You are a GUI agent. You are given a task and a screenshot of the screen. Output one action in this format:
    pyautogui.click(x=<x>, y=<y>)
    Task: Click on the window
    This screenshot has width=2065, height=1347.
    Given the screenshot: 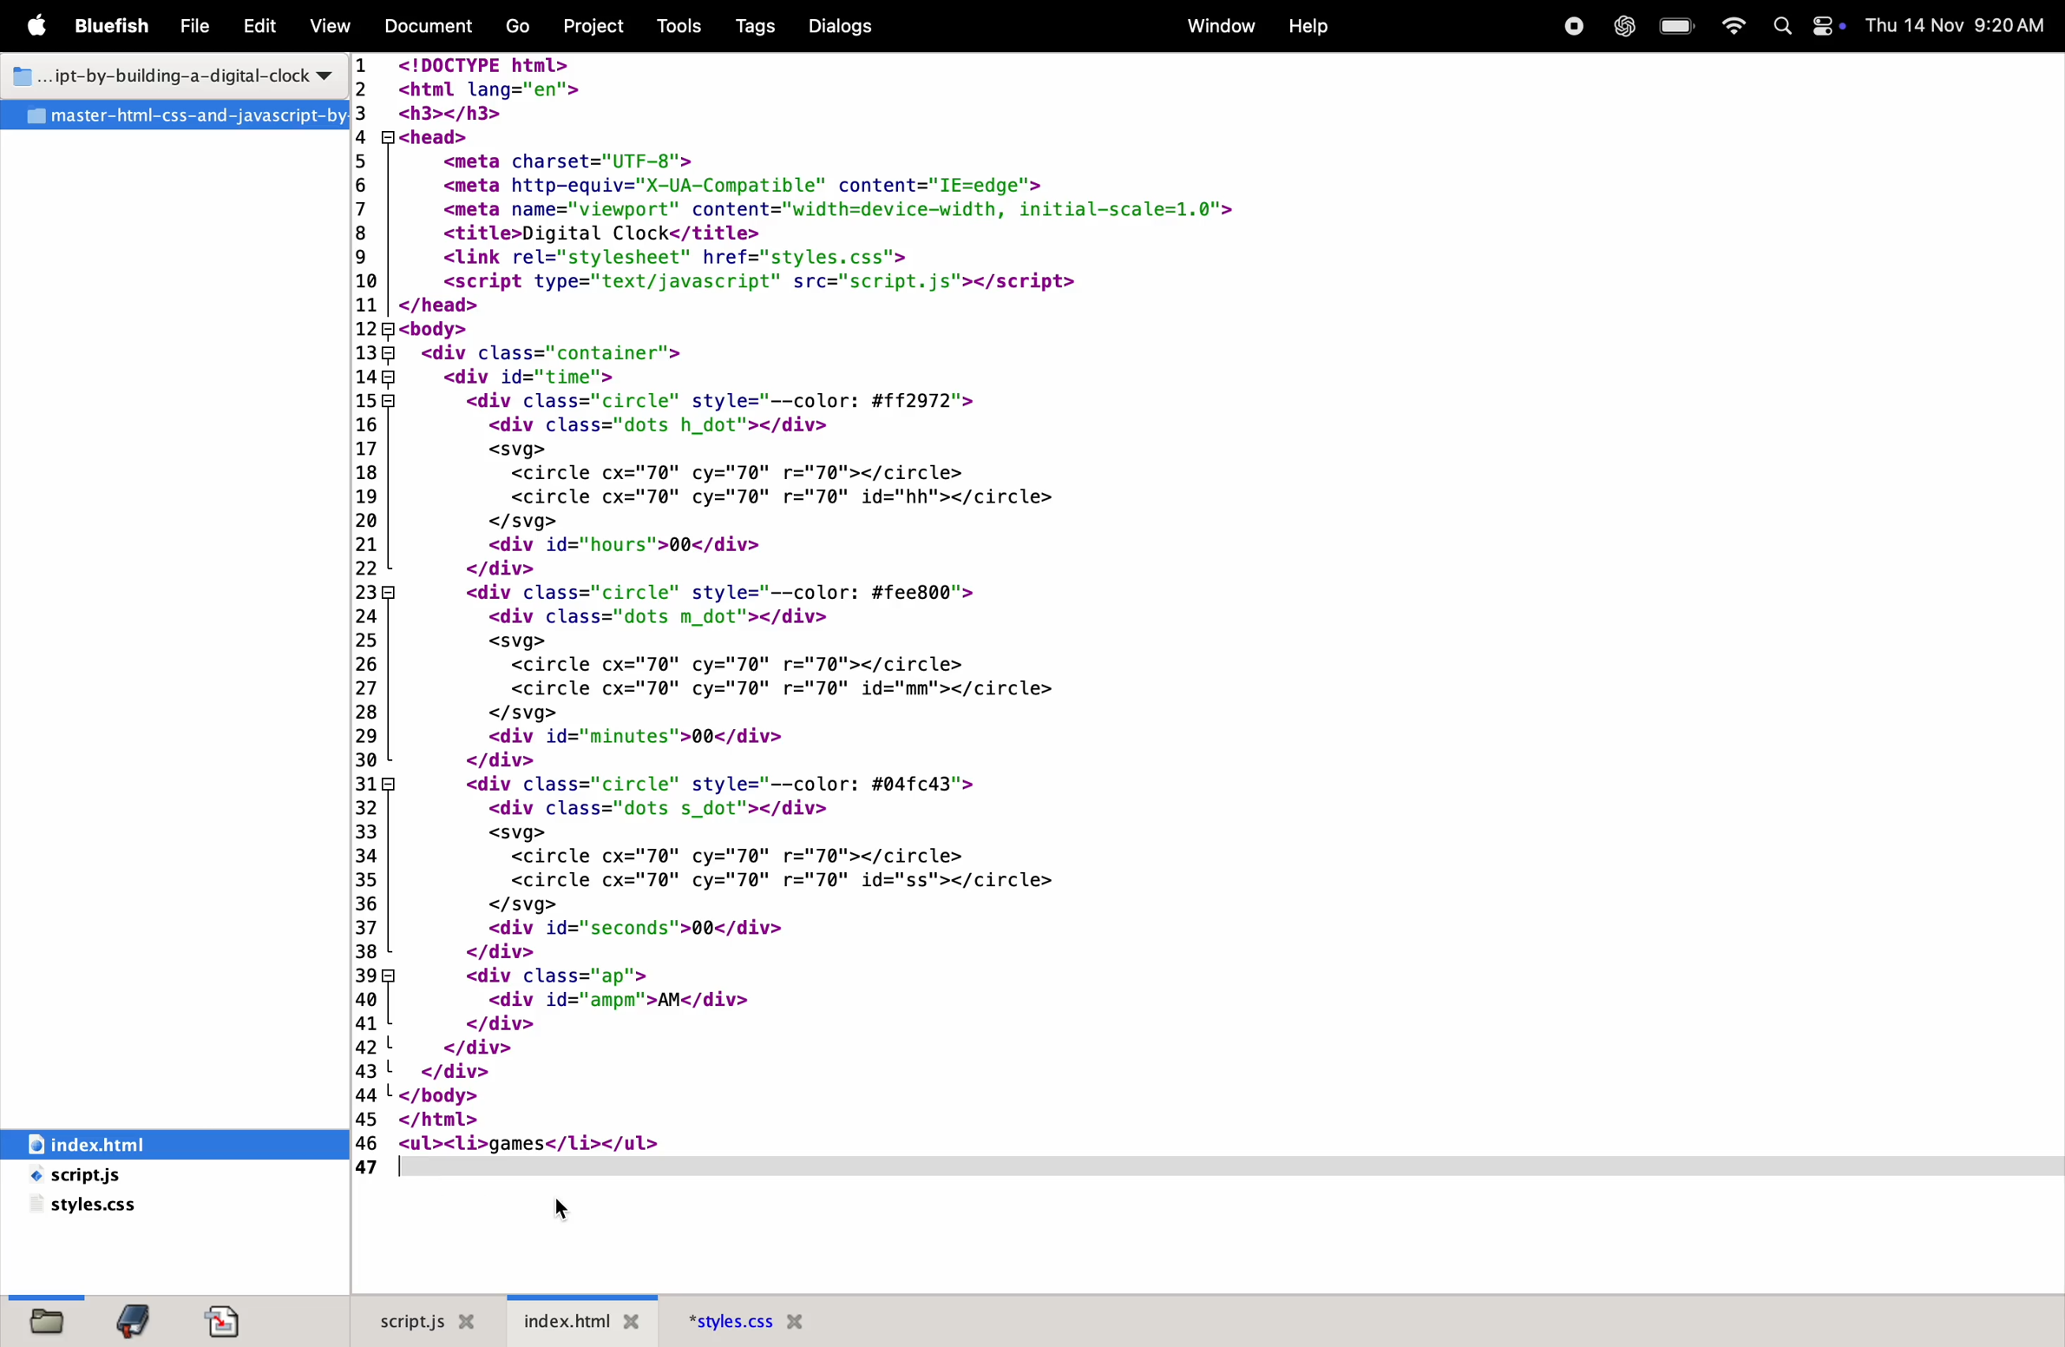 What is the action you would take?
    pyautogui.click(x=1217, y=24)
    